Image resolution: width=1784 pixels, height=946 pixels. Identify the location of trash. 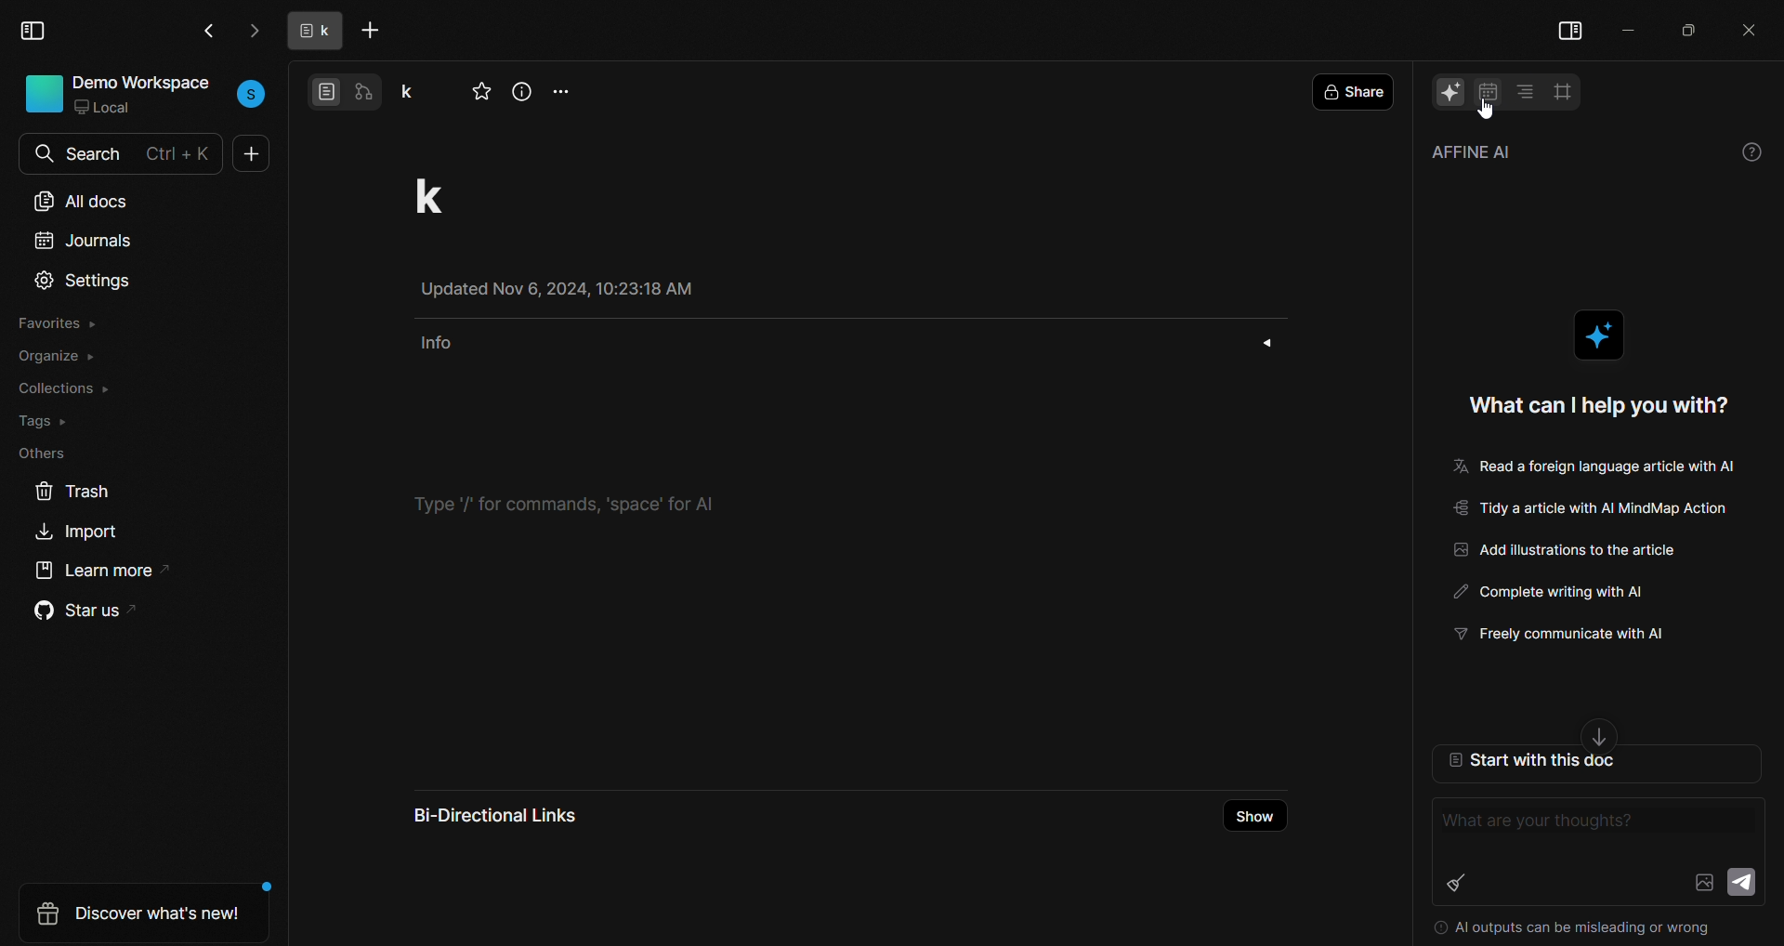
(71, 489).